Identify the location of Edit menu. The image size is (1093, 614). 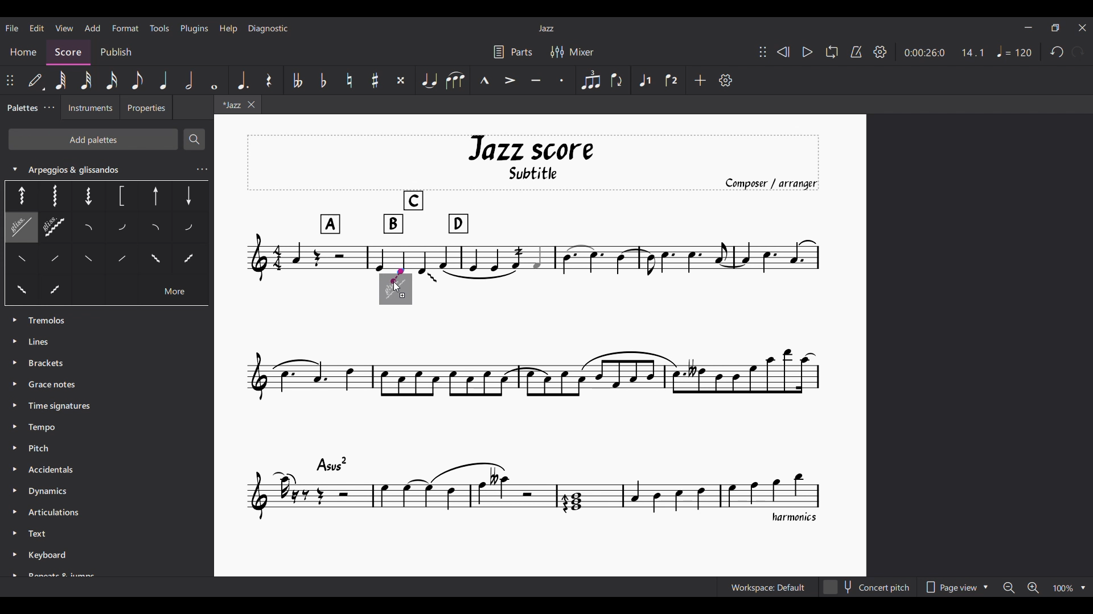
(37, 28).